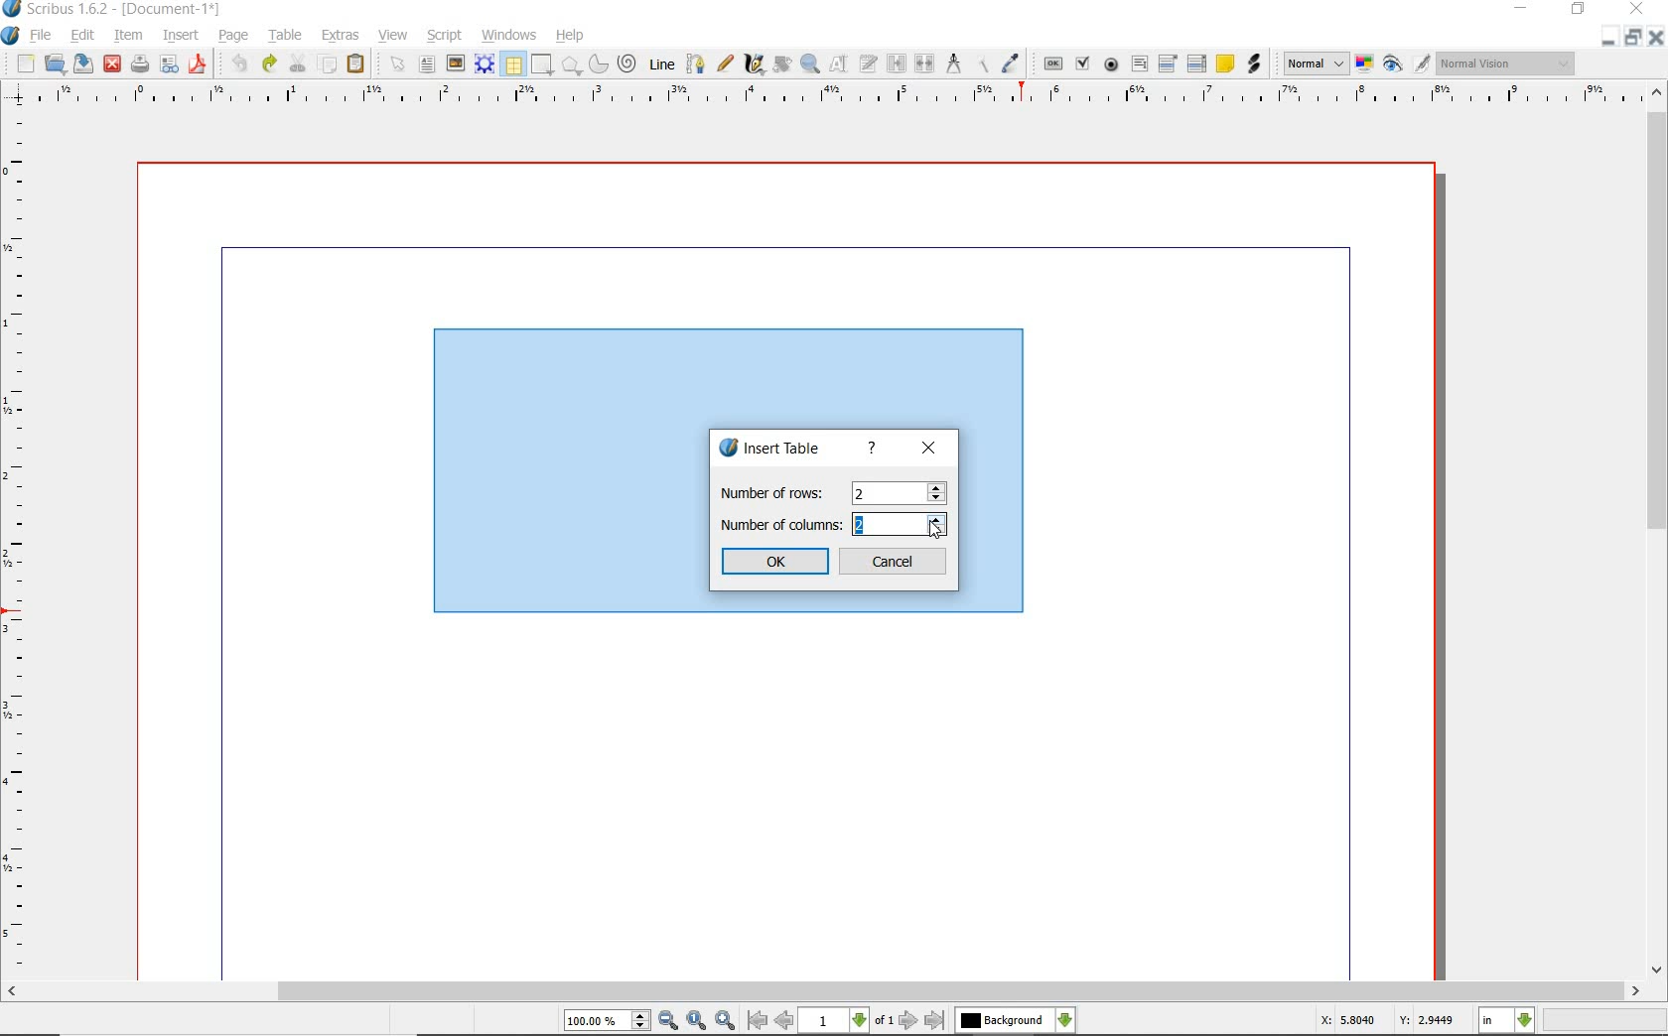 The image size is (1668, 1036). Describe the element at coordinates (1140, 64) in the screenshot. I see `pdf text field` at that location.